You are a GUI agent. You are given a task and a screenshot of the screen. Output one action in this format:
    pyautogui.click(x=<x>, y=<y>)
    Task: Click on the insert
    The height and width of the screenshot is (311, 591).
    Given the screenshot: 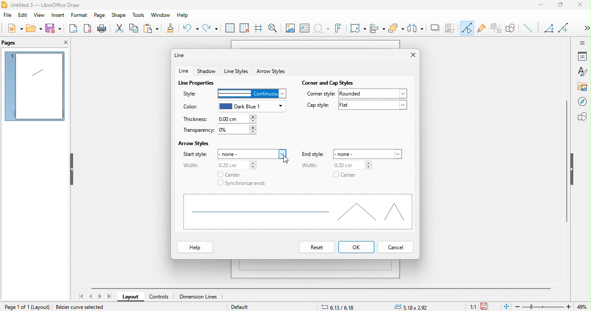 What is the action you would take?
    pyautogui.click(x=57, y=16)
    